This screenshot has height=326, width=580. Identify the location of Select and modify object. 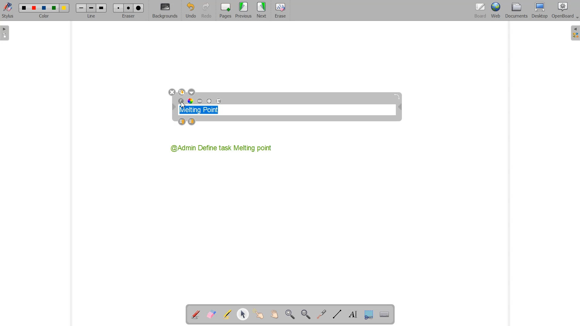
(243, 315).